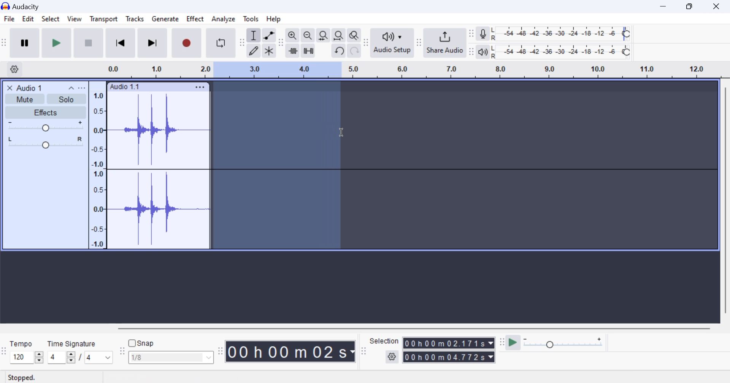 Image resolution: width=730 pixels, height=383 pixels. I want to click on zoom in, so click(292, 36).